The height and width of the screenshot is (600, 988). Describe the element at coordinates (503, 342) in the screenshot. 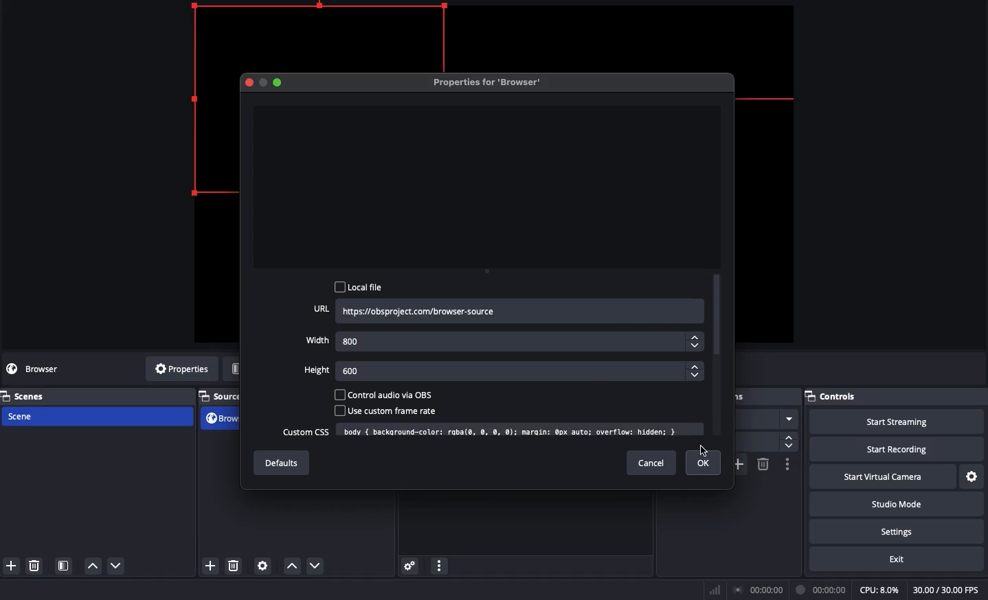

I see `Width` at that location.